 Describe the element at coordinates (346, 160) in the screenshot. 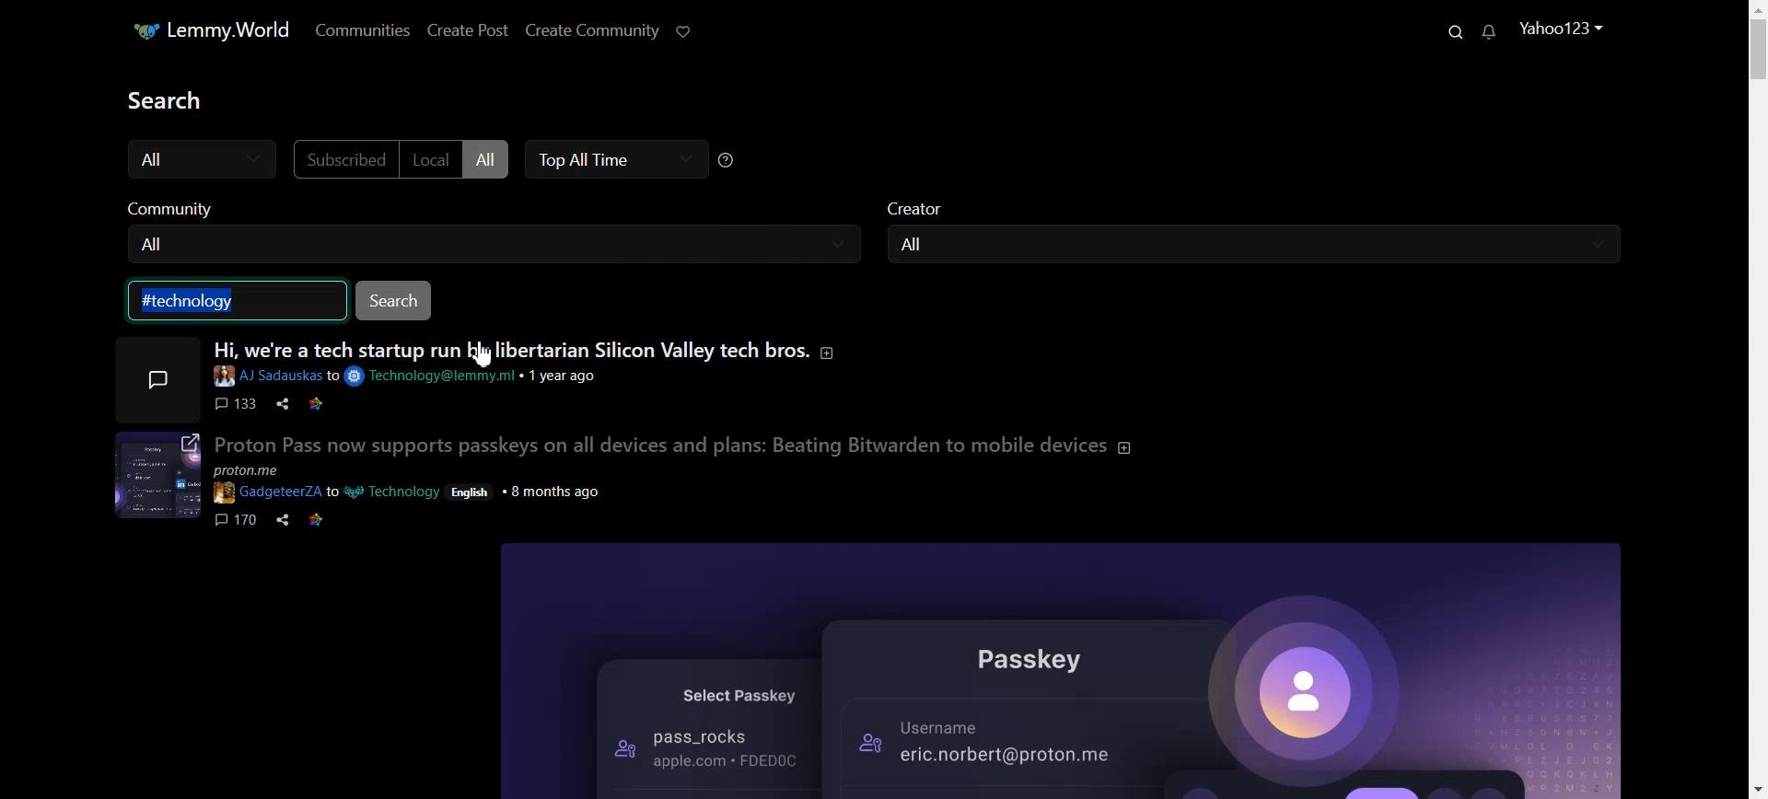

I see `Subscribed` at that location.